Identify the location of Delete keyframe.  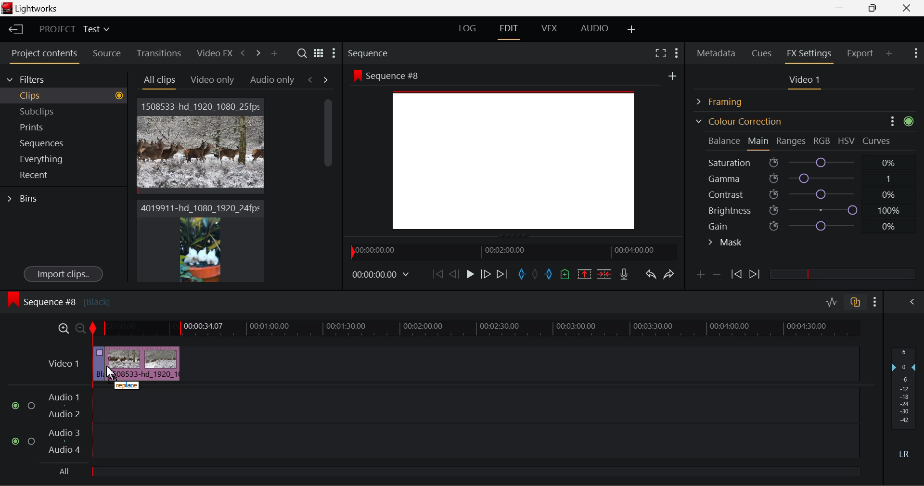
(717, 276).